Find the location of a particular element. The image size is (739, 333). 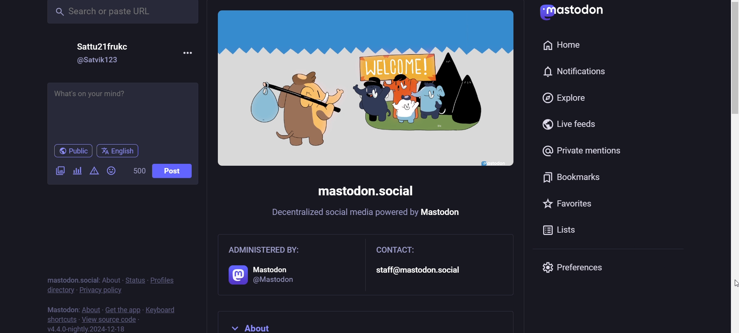

image is located at coordinates (369, 88).